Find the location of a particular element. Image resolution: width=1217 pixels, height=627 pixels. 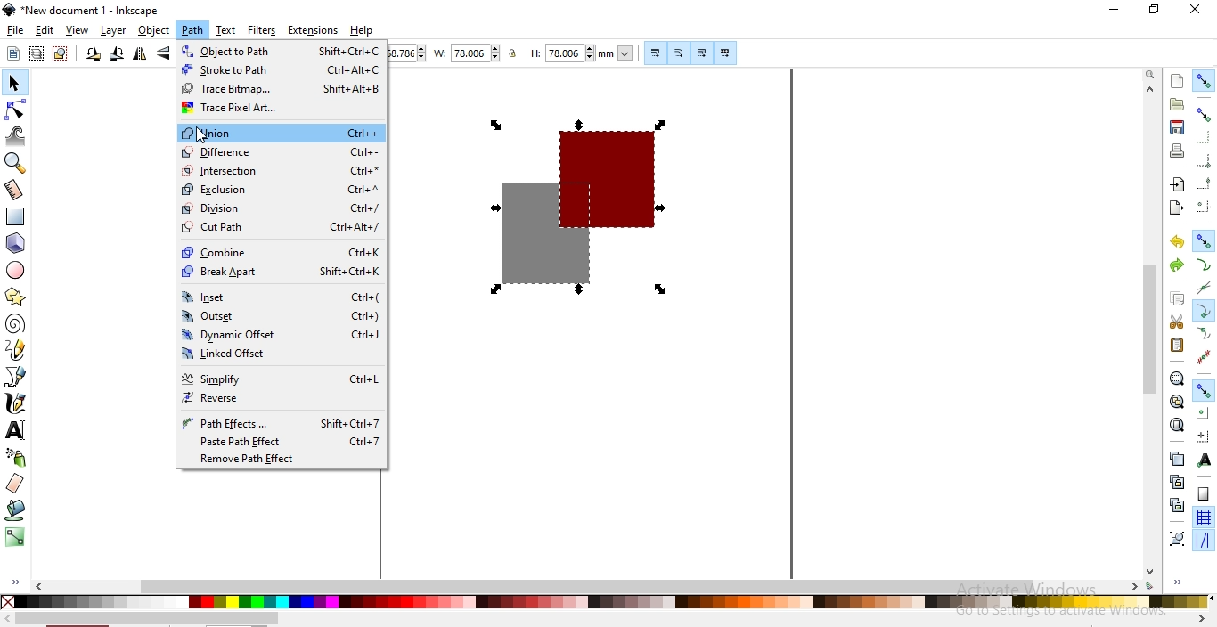

snap bounding box corners is located at coordinates (1203, 137).